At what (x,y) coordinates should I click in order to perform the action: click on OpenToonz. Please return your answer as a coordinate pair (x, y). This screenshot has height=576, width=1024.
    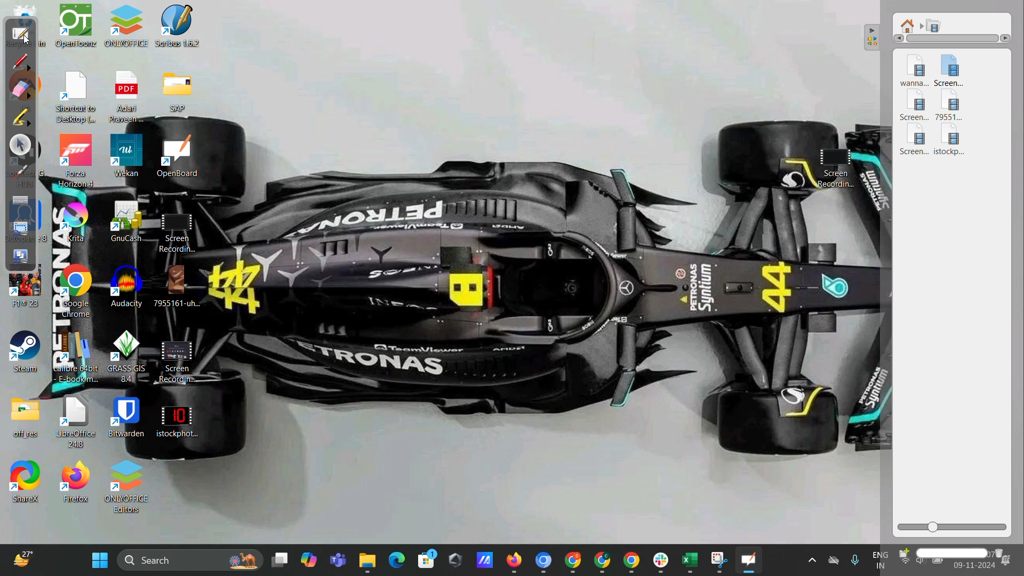
    Looking at the image, I should click on (76, 34).